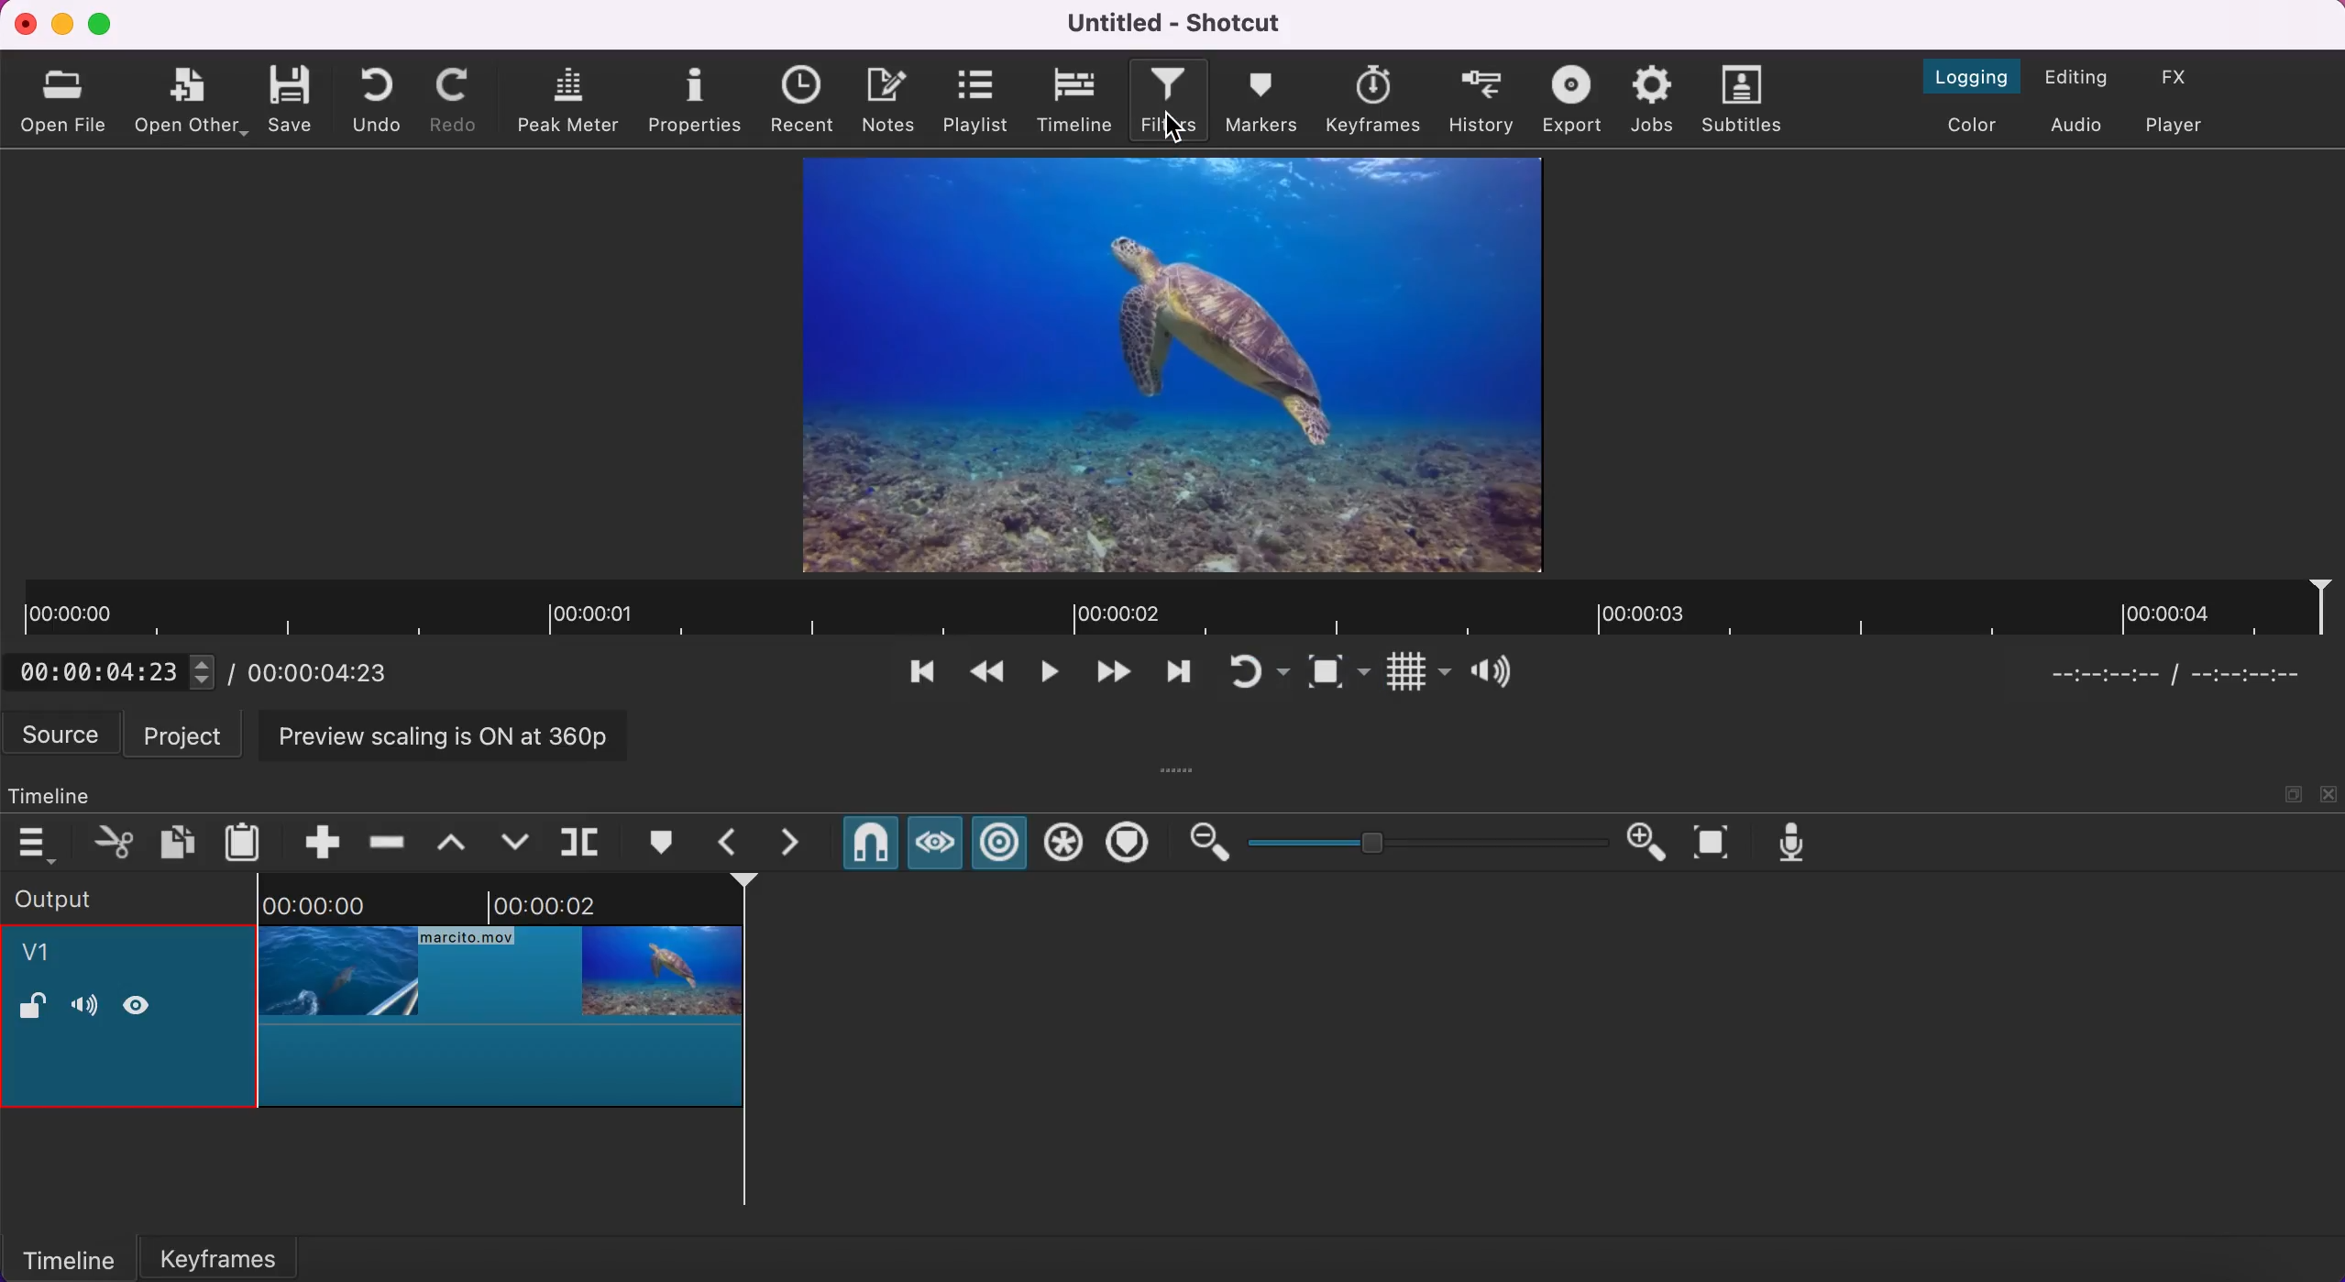 Image resolution: width=2345 pixels, height=1282 pixels. What do you see at coordinates (69, 790) in the screenshot?
I see `timeline` at bounding box center [69, 790].